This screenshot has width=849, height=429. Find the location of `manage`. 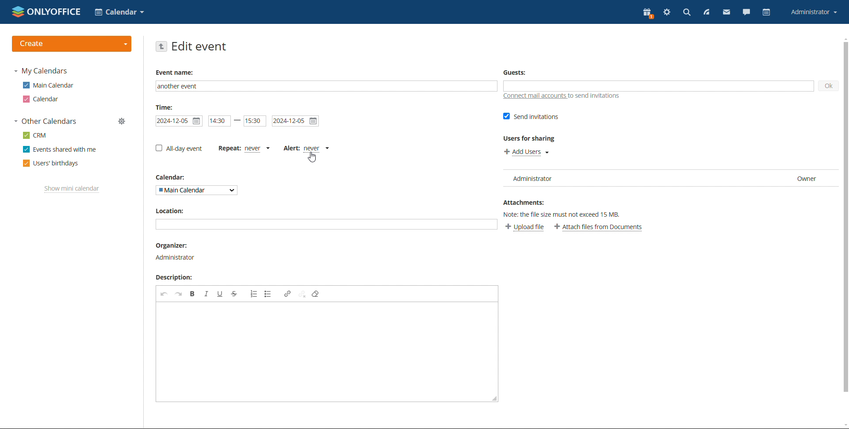

manage is located at coordinates (122, 121).